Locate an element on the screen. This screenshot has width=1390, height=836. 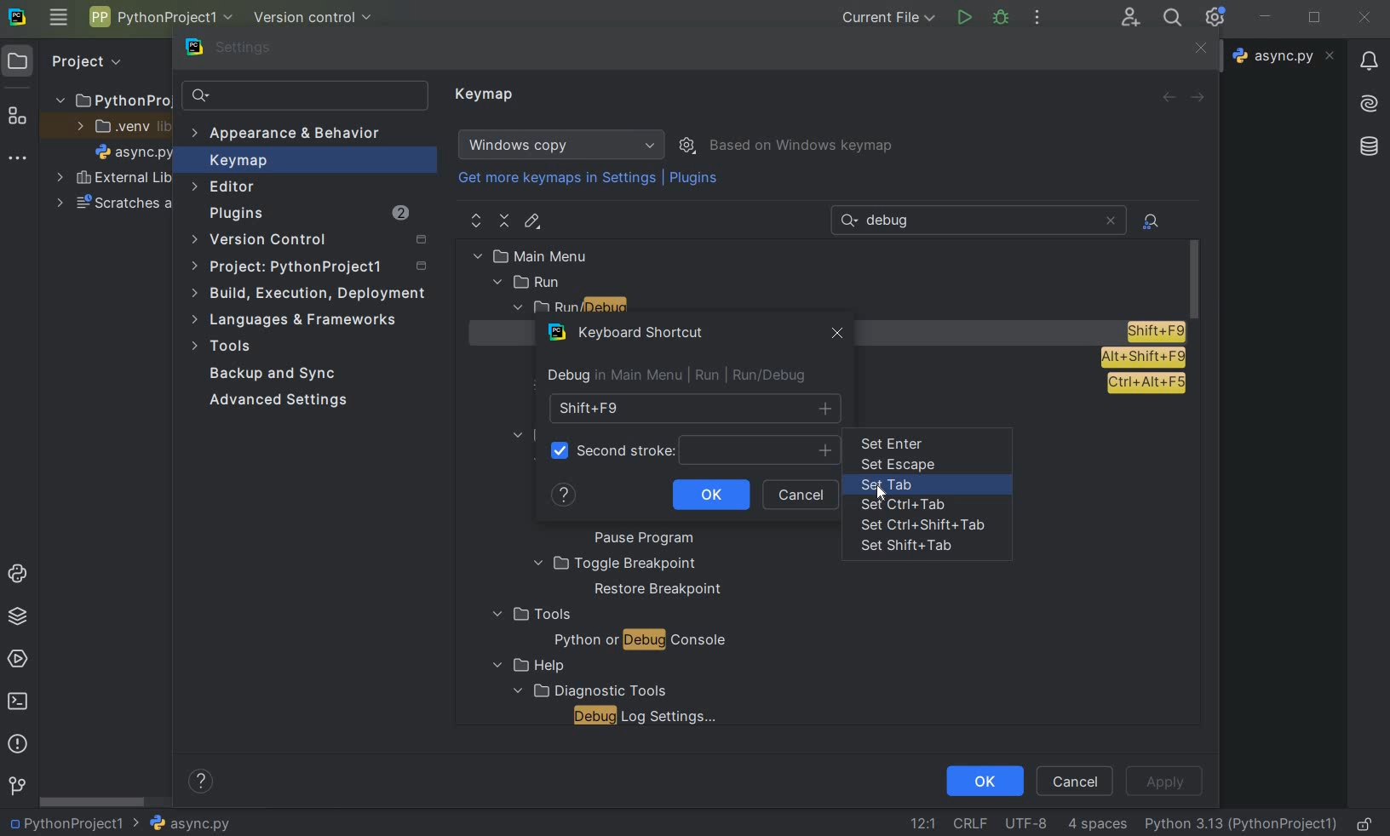
more tool windows is located at coordinates (15, 158).